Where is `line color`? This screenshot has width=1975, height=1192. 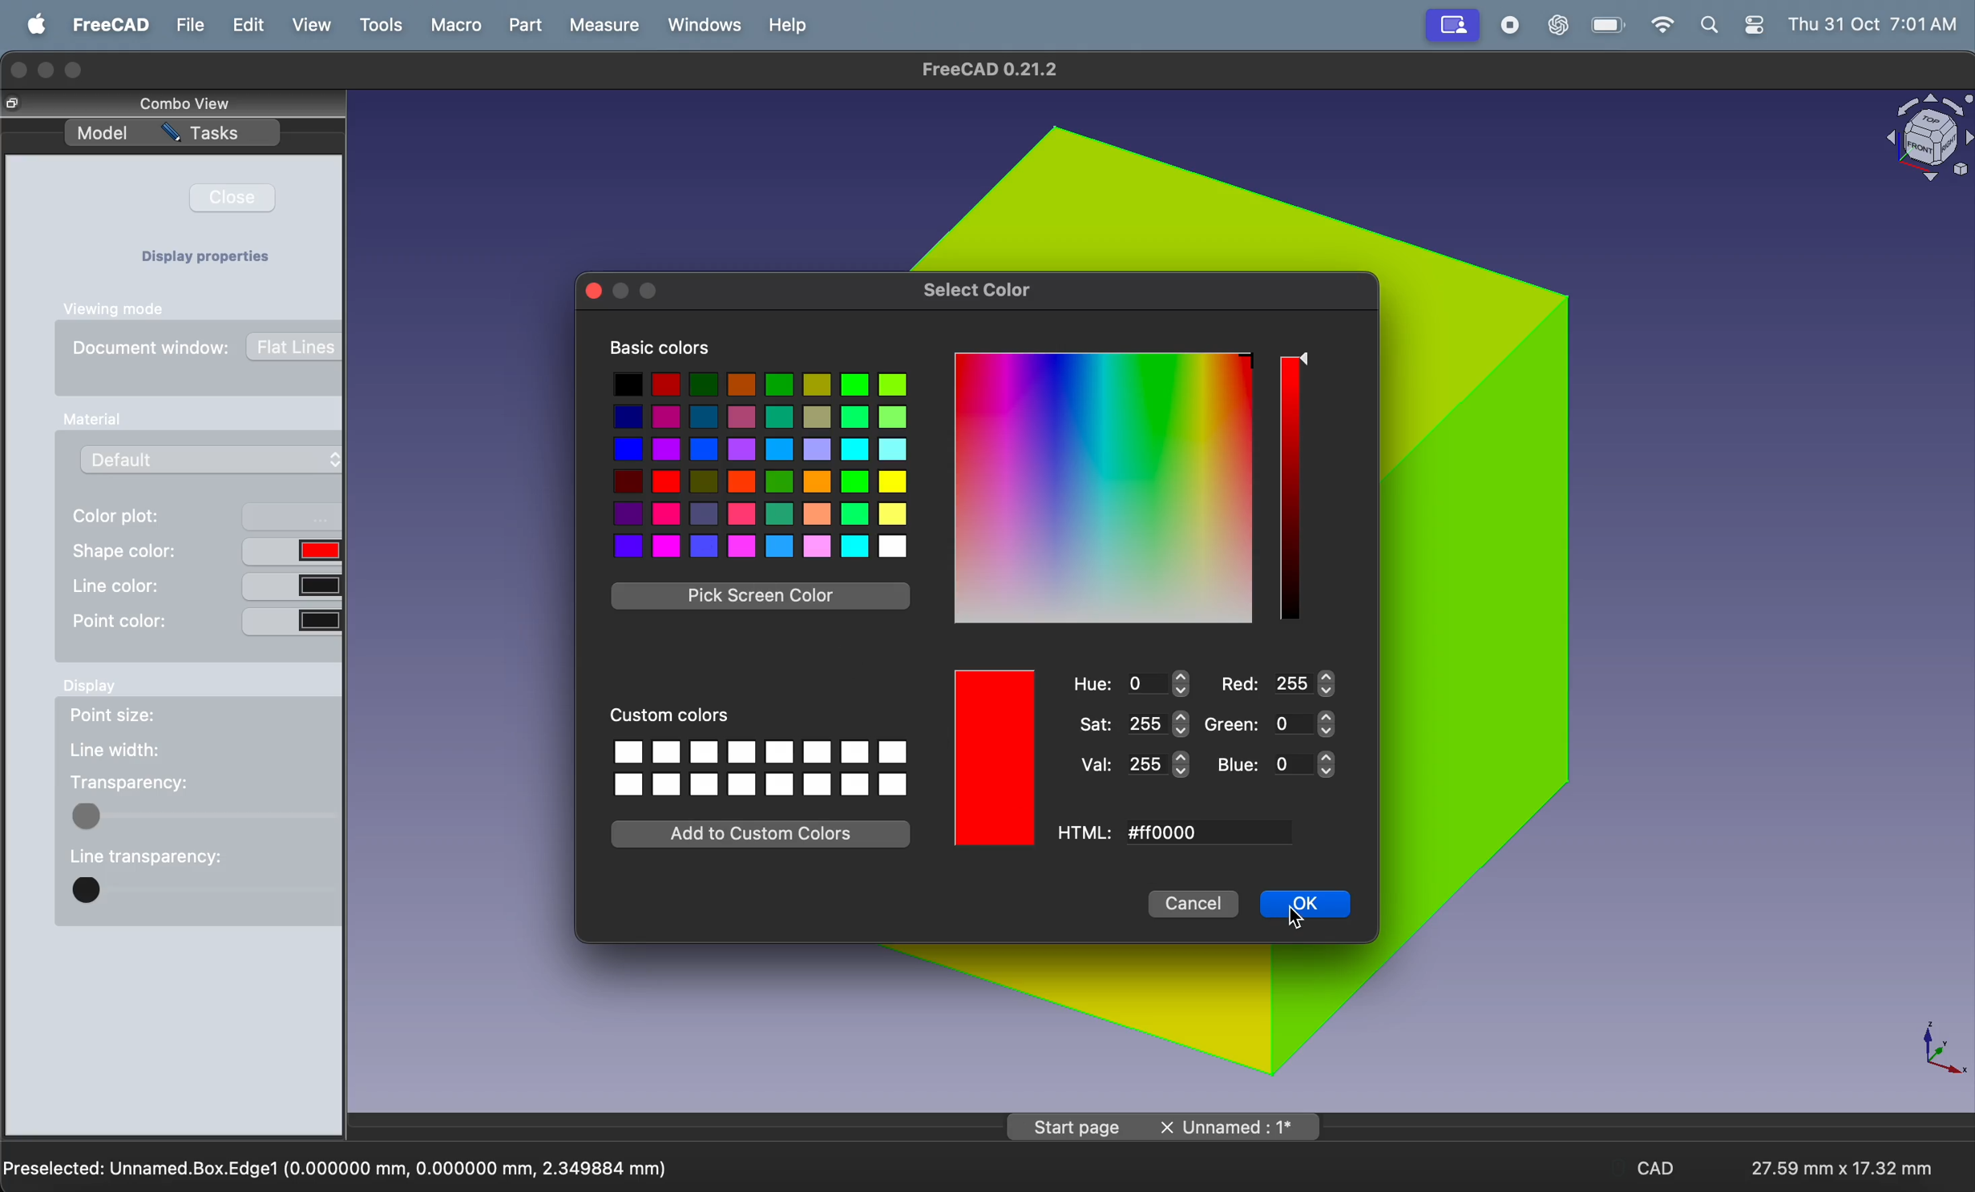 line color is located at coordinates (204, 584).